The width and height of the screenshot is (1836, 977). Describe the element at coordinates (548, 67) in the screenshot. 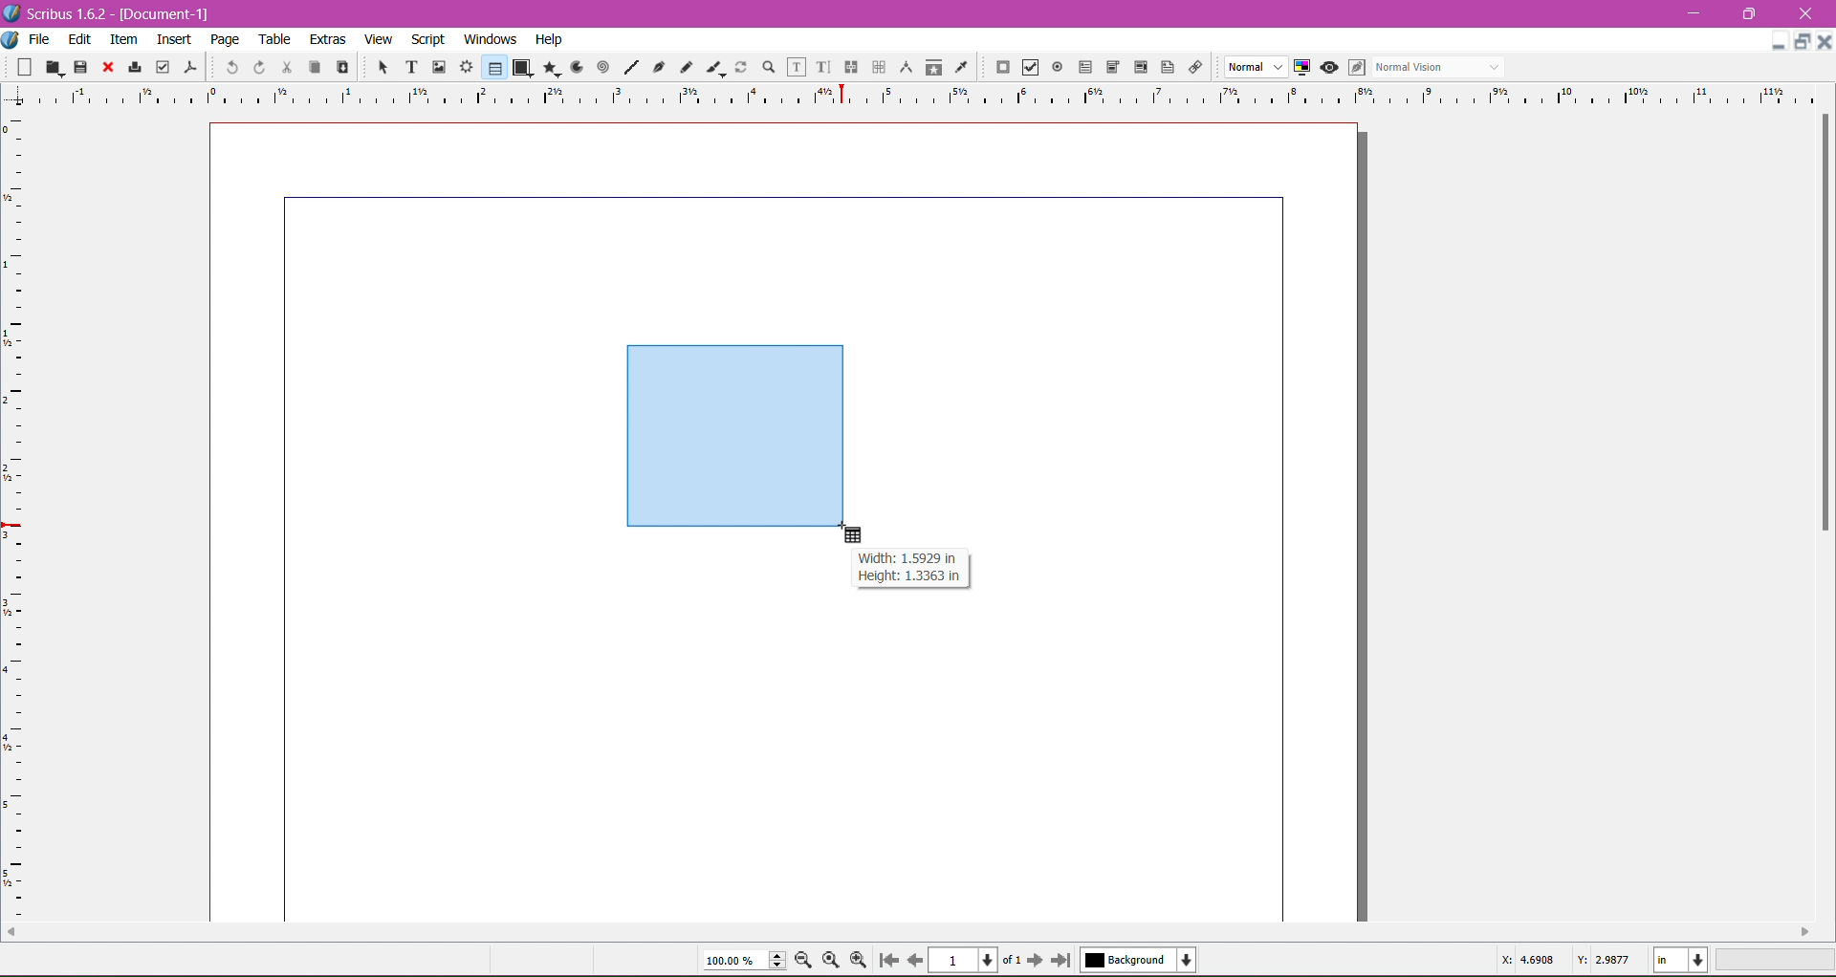

I see `Polygon` at that location.